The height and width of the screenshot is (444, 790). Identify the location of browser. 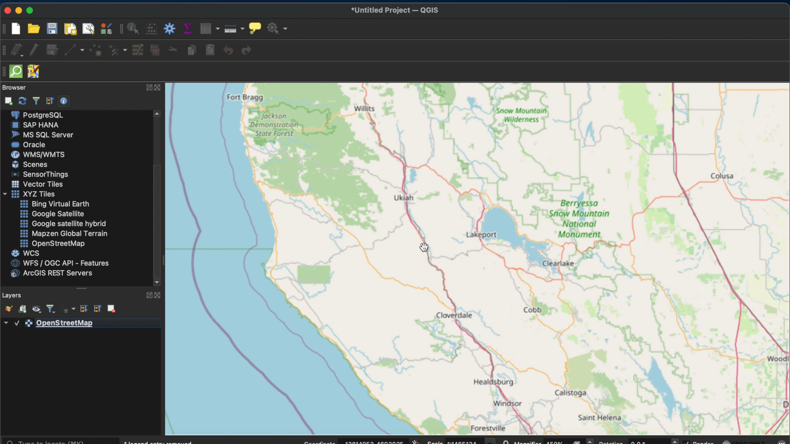
(14, 88).